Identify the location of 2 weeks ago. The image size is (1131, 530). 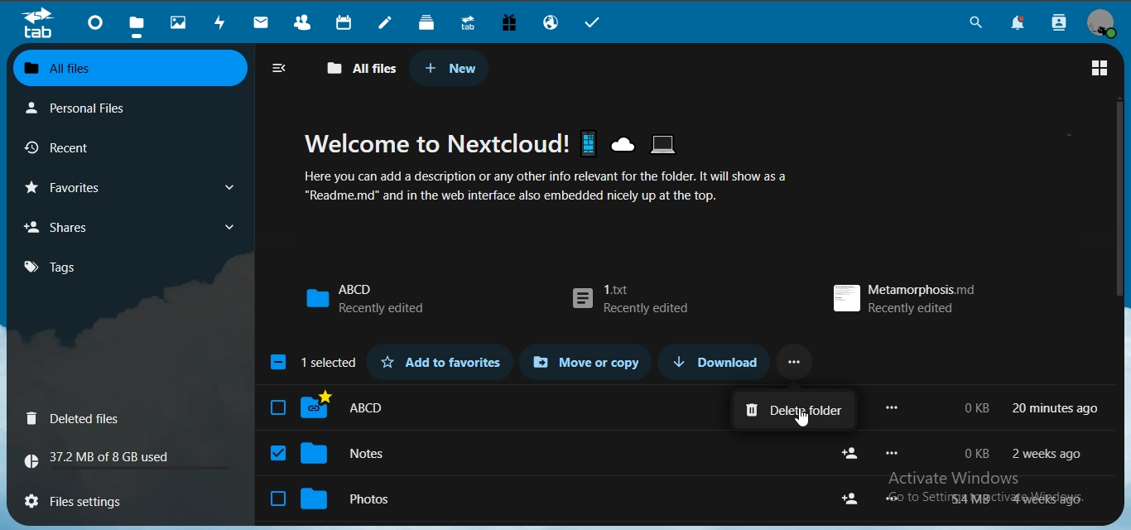
(1049, 455).